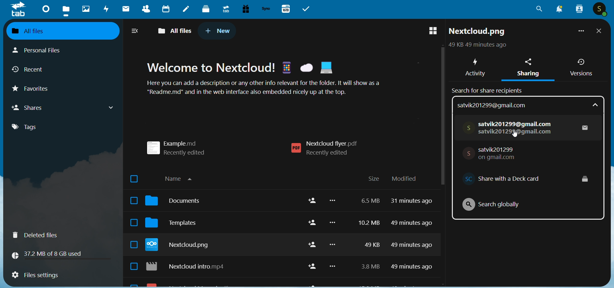  I want to click on dock, so click(206, 9).